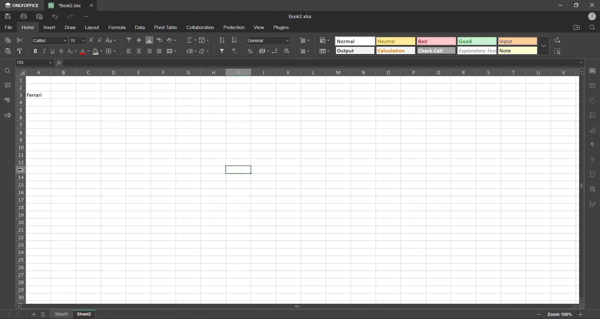  Describe the element at coordinates (265, 52) in the screenshot. I see `accounting` at that location.